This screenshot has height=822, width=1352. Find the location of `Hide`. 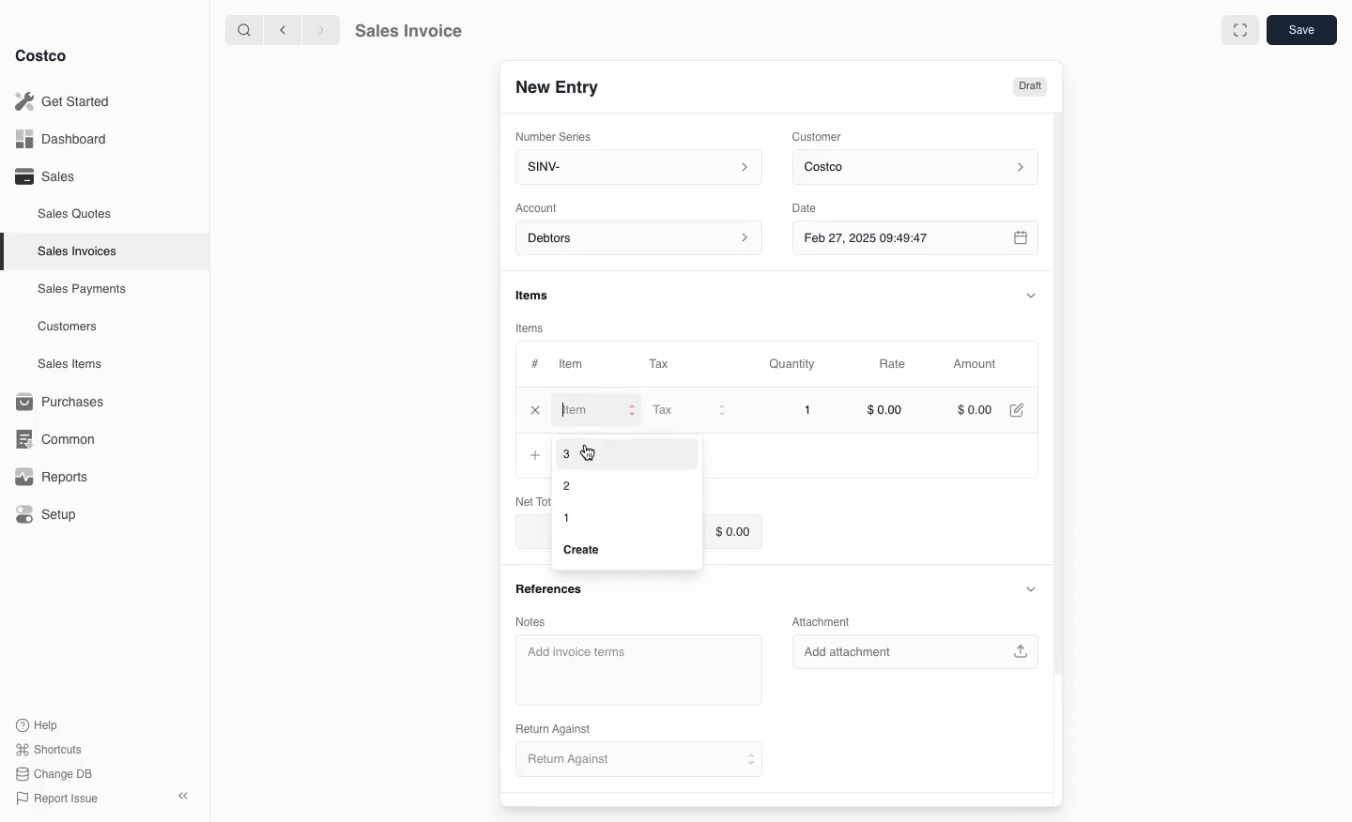

Hide is located at coordinates (1030, 589).